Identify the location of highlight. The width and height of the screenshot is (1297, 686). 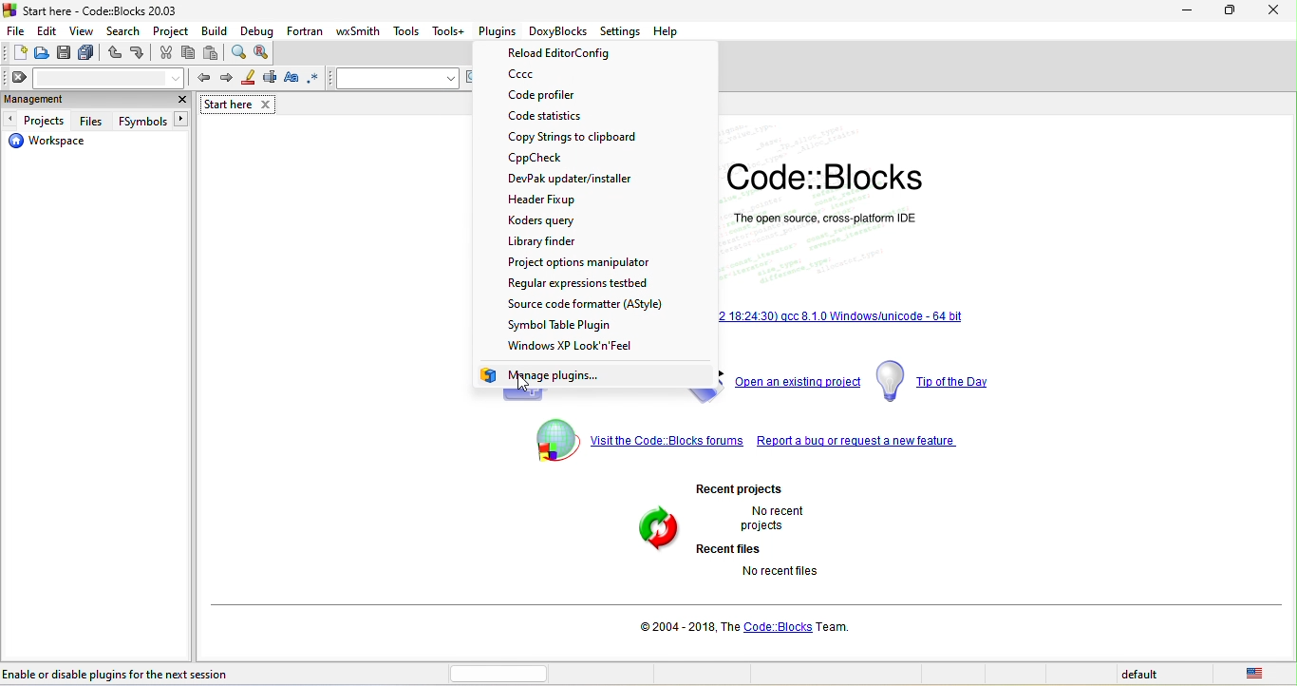
(246, 79).